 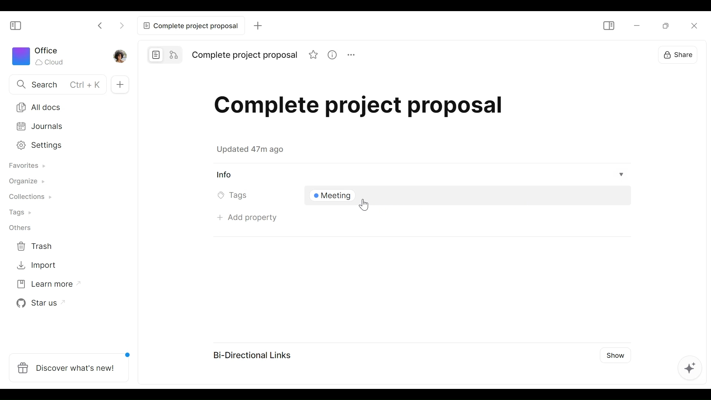 I want to click on Updated 47m ago, so click(x=254, y=151).